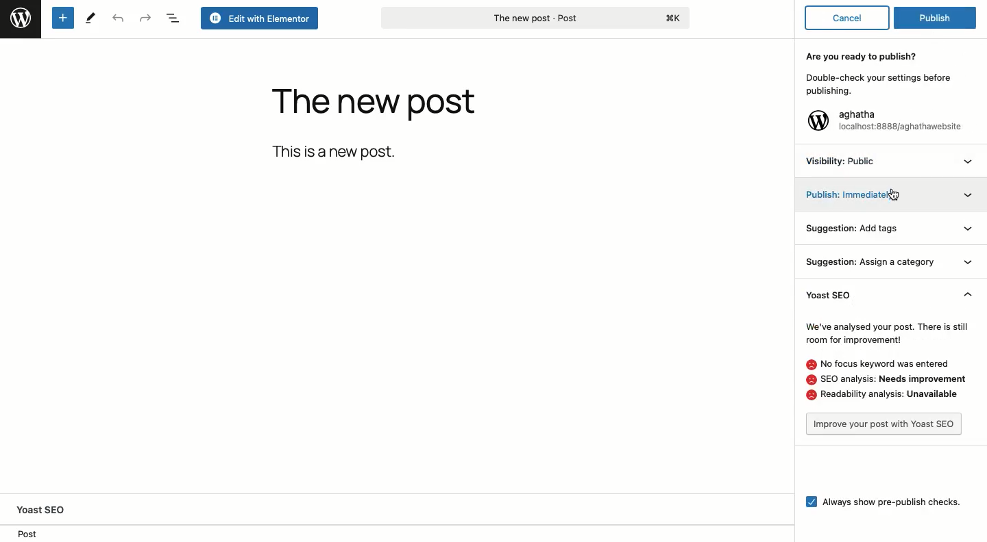 The height and width of the screenshot is (542, 987). What do you see at coordinates (868, 263) in the screenshot?
I see `Suggestion: Assign a category` at bounding box center [868, 263].